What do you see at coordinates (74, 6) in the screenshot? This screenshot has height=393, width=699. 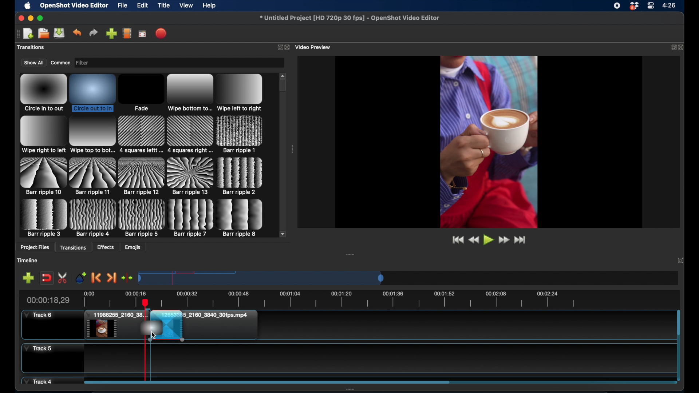 I see `openshot video editor` at bounding box center [74, 6].